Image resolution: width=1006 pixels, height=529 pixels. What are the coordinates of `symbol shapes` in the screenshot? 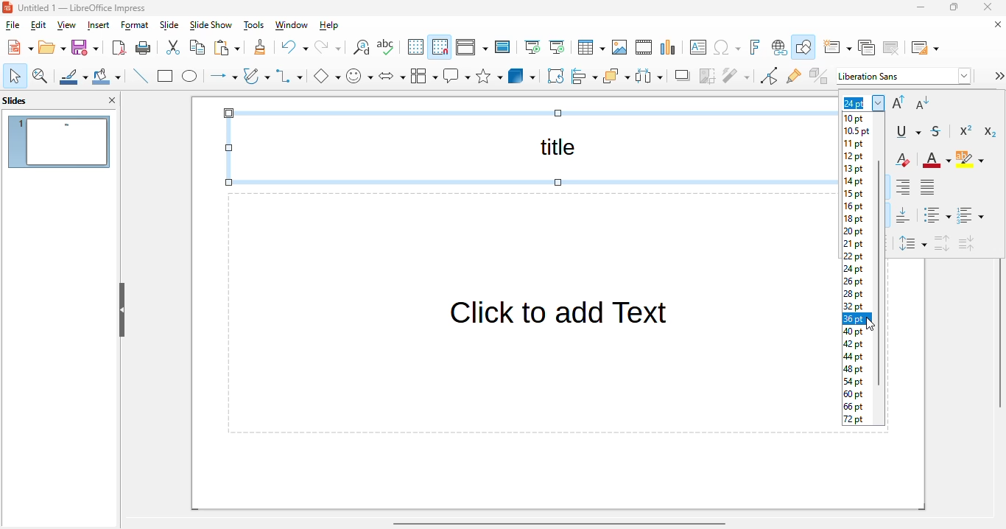 It's located at (359, 76).